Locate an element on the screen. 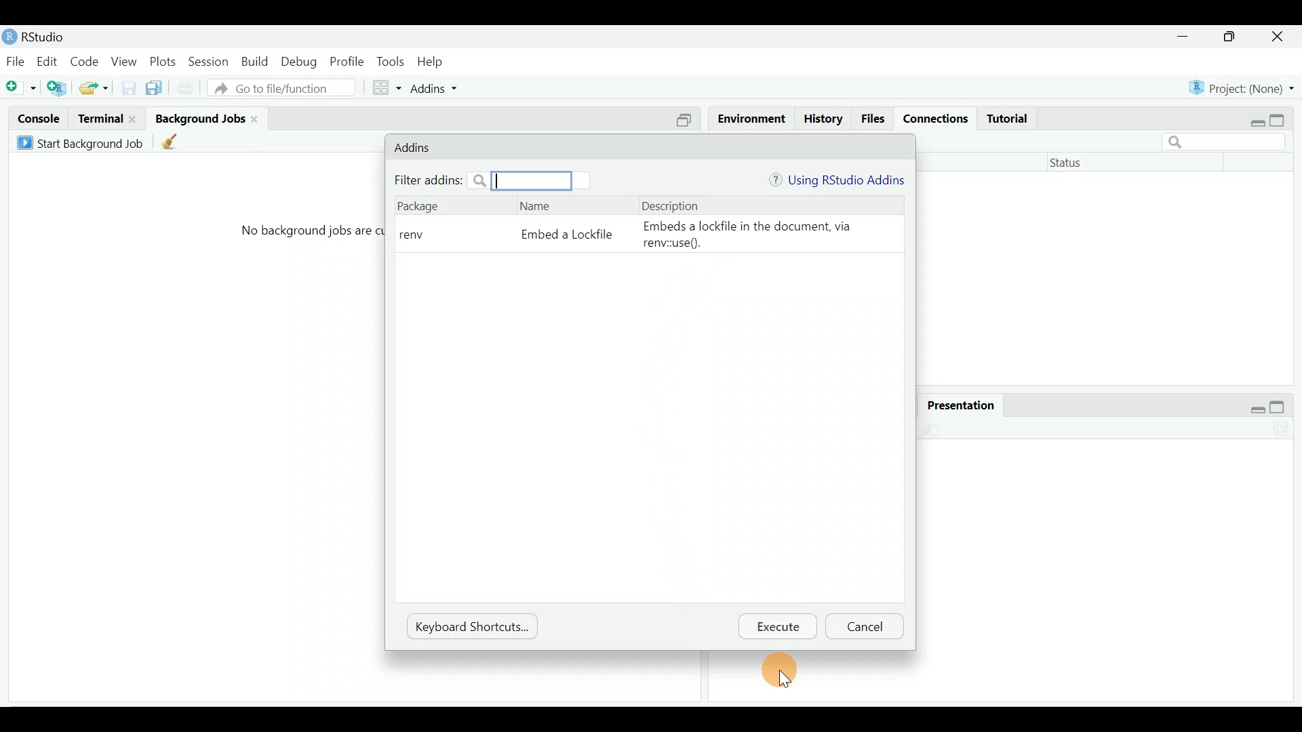  Print is located at coordinates (833, 430).